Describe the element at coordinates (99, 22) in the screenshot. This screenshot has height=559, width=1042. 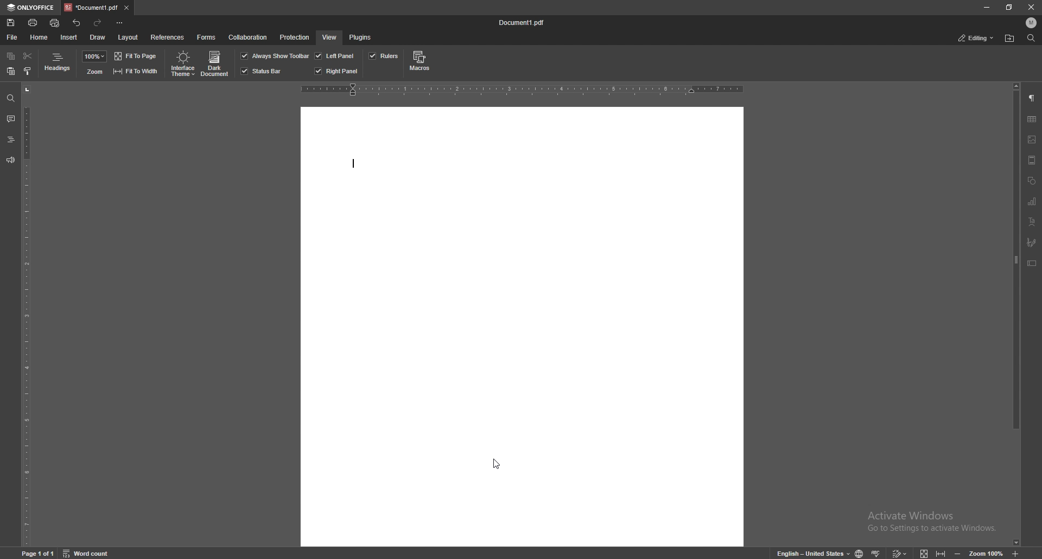
I see `redo` at that location.